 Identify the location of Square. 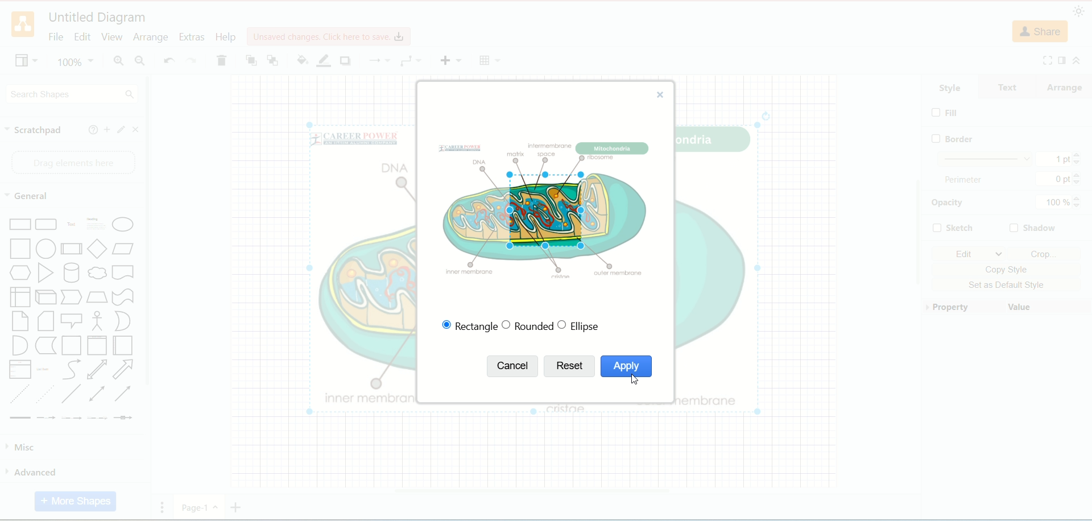
(20, 249).